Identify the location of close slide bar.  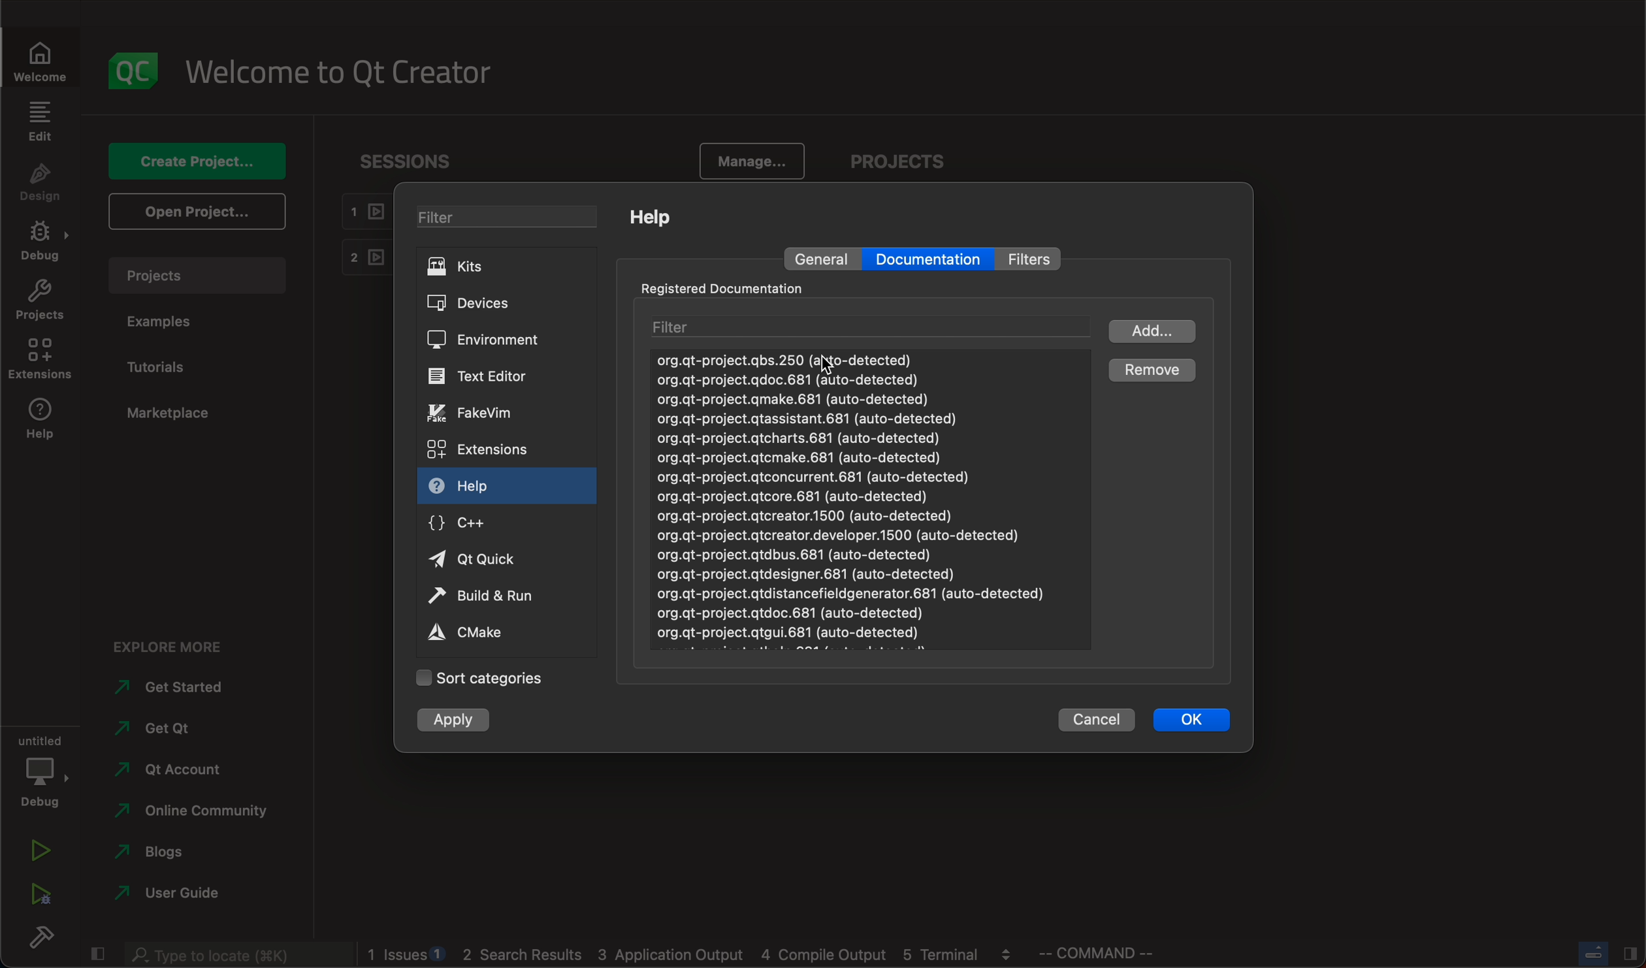
(101, 952).